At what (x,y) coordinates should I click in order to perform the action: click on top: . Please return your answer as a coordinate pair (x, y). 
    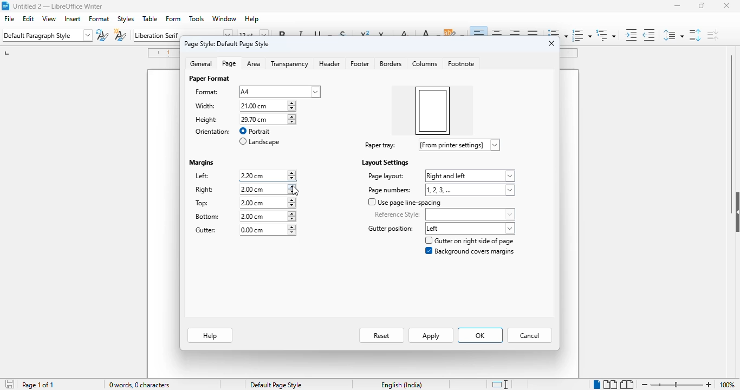
    Looking at the image, I should click on (202, 203).